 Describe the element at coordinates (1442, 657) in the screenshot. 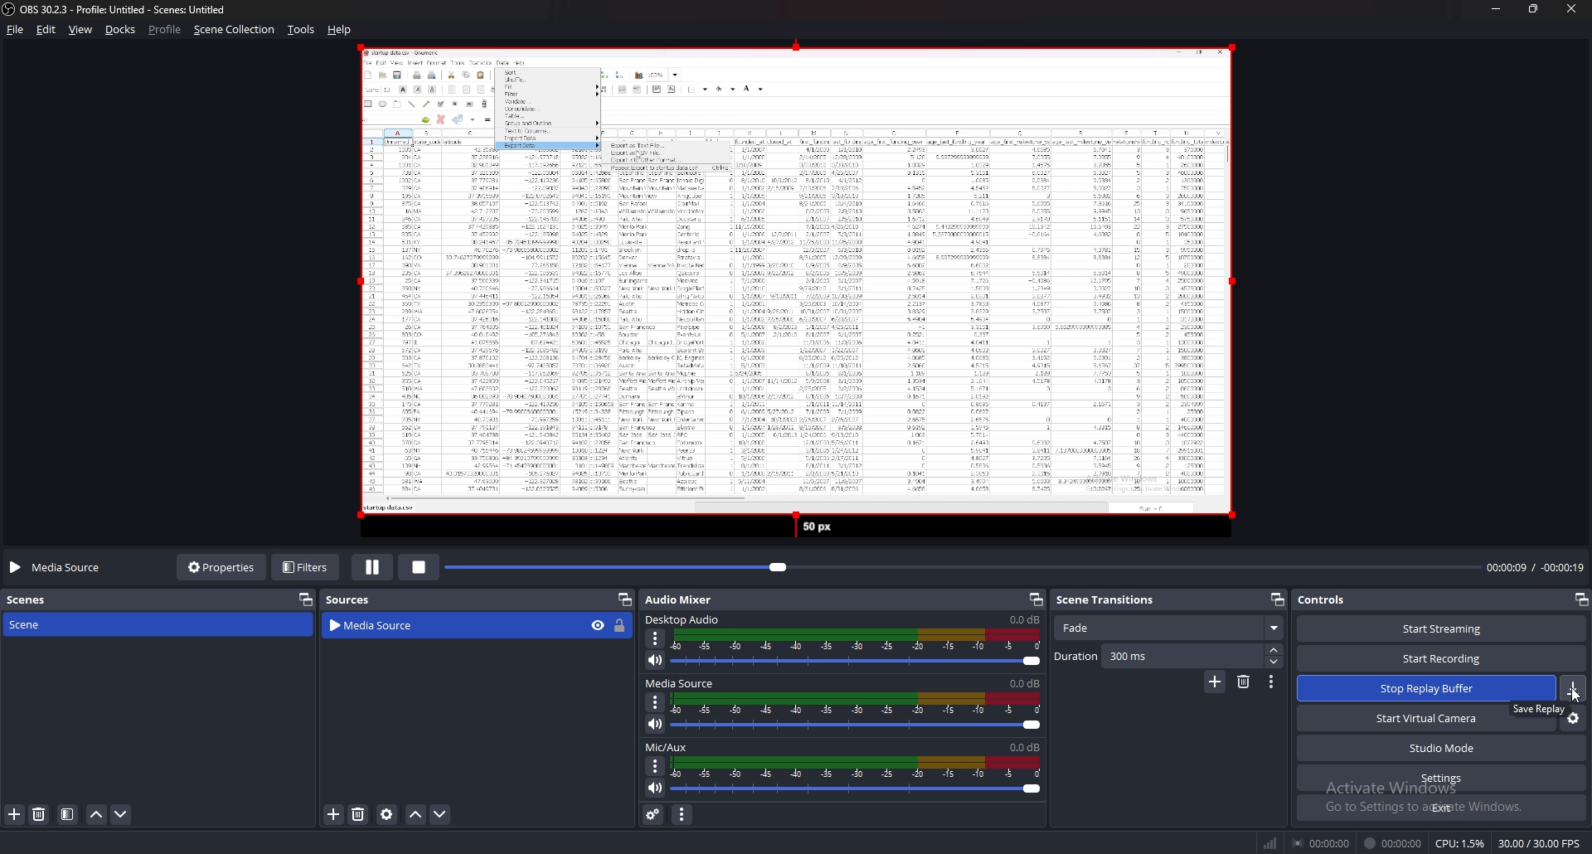

I see `start recording` at that location.